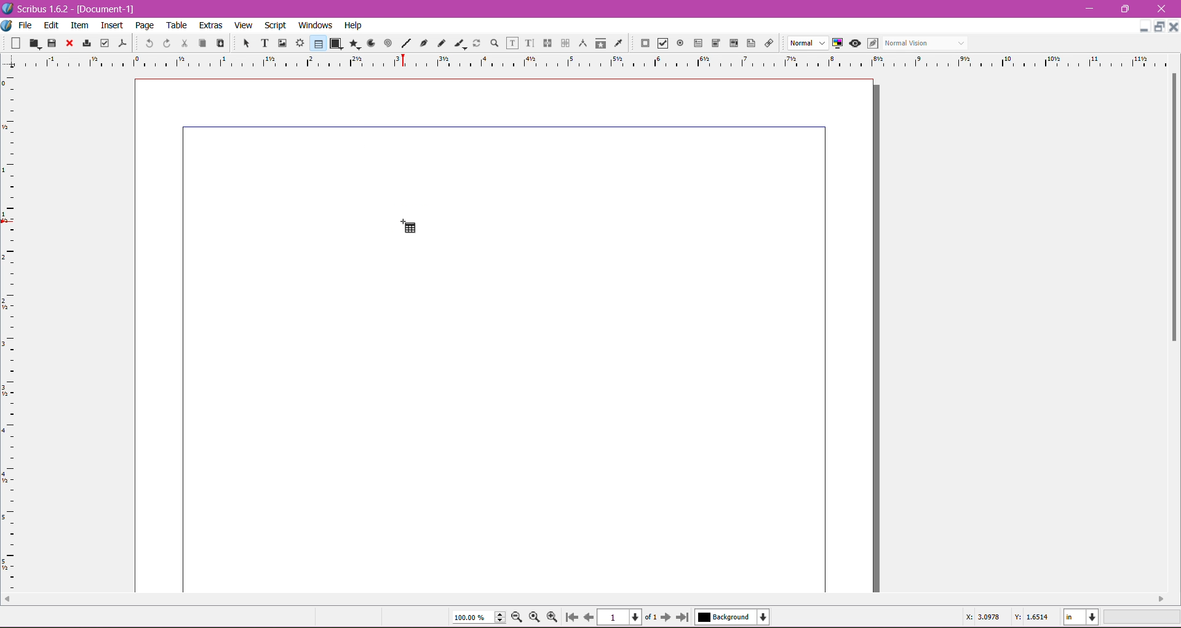  What do you see at coordinates (182, 42) in the screenshot?
I see `Cut` at bounding box center [182, 42].